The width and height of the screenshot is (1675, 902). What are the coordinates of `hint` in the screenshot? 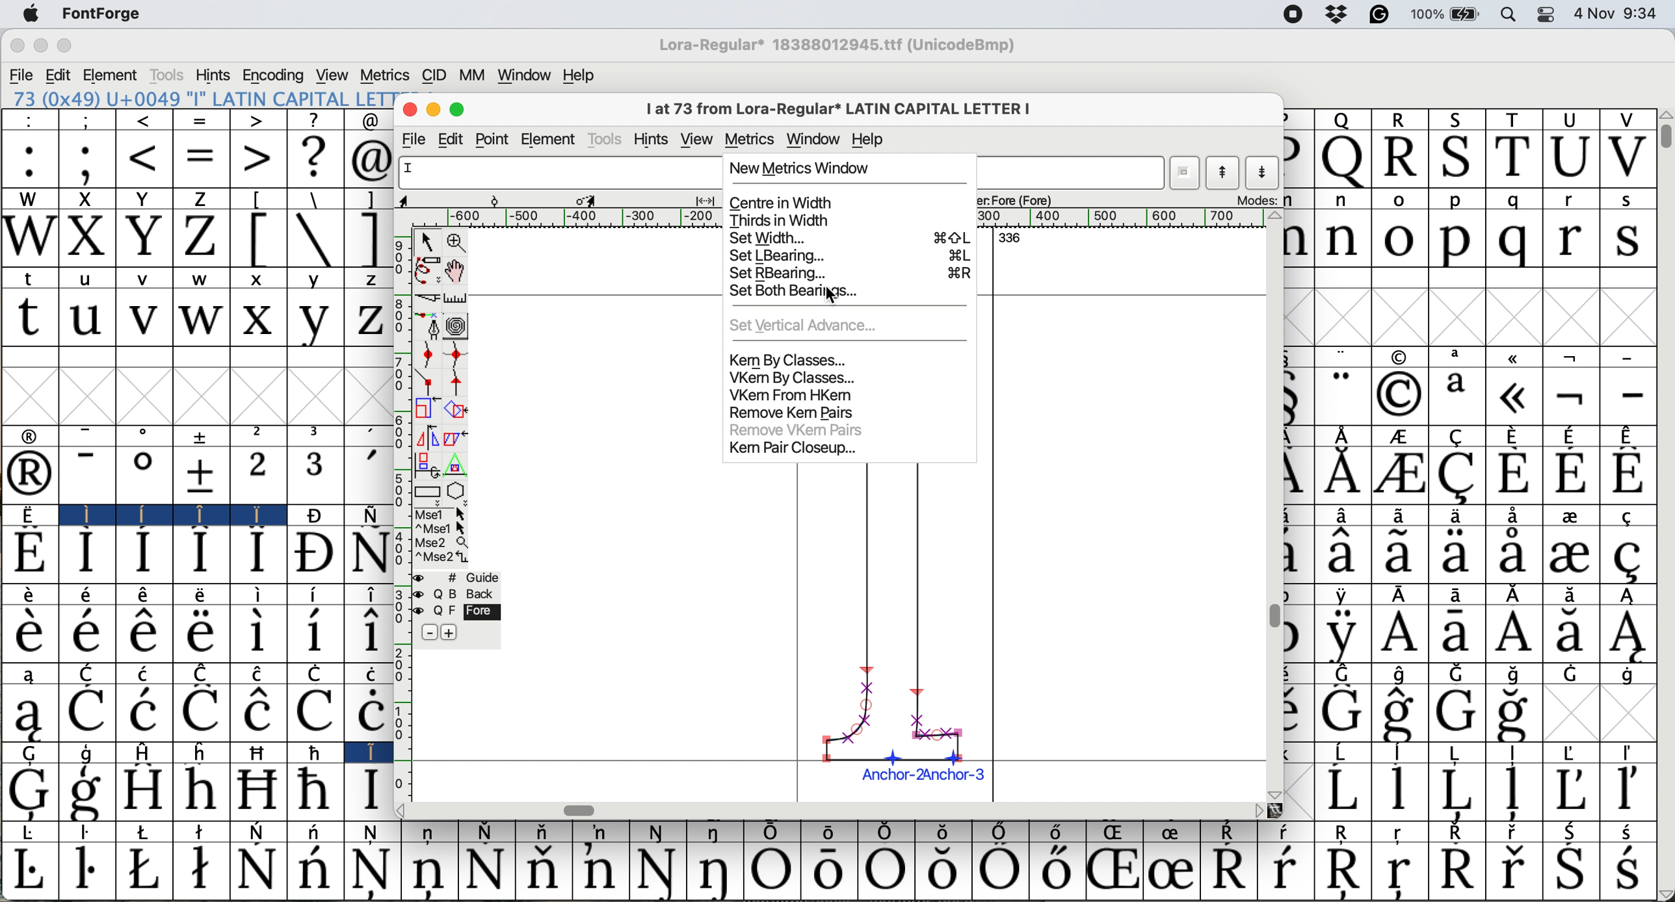 It's located at (651, 139).